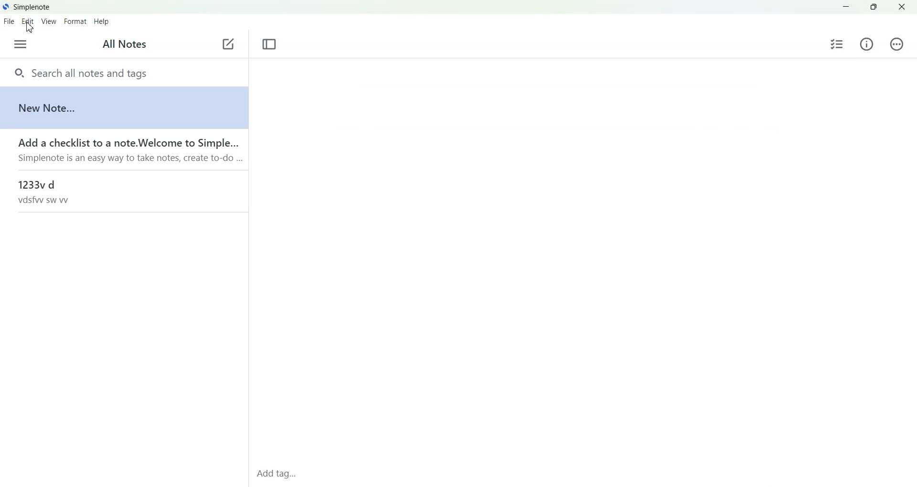 The image size is (917, 487). What do you see at coordinates (874, 7) in the screenshot?
I see `Maximize` at bounding box center [874, 7].